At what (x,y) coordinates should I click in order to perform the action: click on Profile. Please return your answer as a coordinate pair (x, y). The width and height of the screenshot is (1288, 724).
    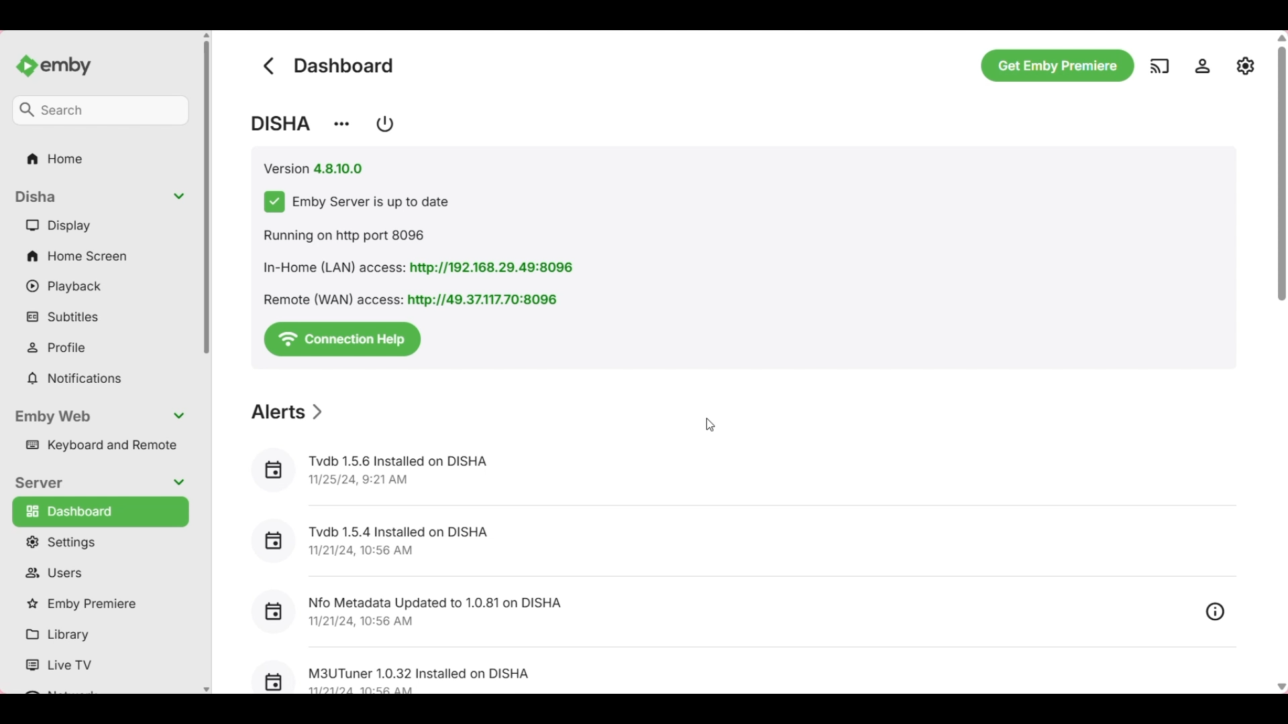
    Looking at the image, I should click on (101, 347).